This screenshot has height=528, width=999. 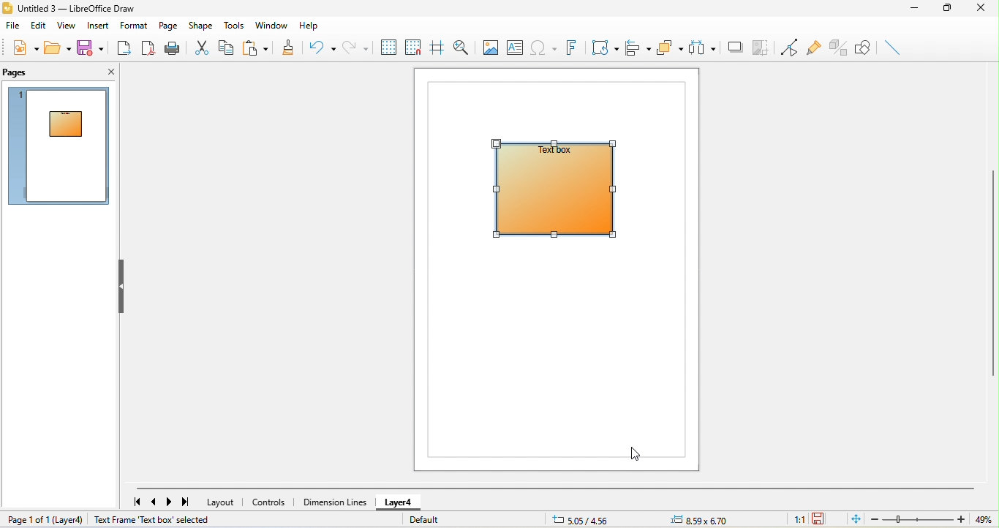 What do you see at coordinates (948, 8) in the screenshot?
I see `maximize` at bounding box center [948, 8].